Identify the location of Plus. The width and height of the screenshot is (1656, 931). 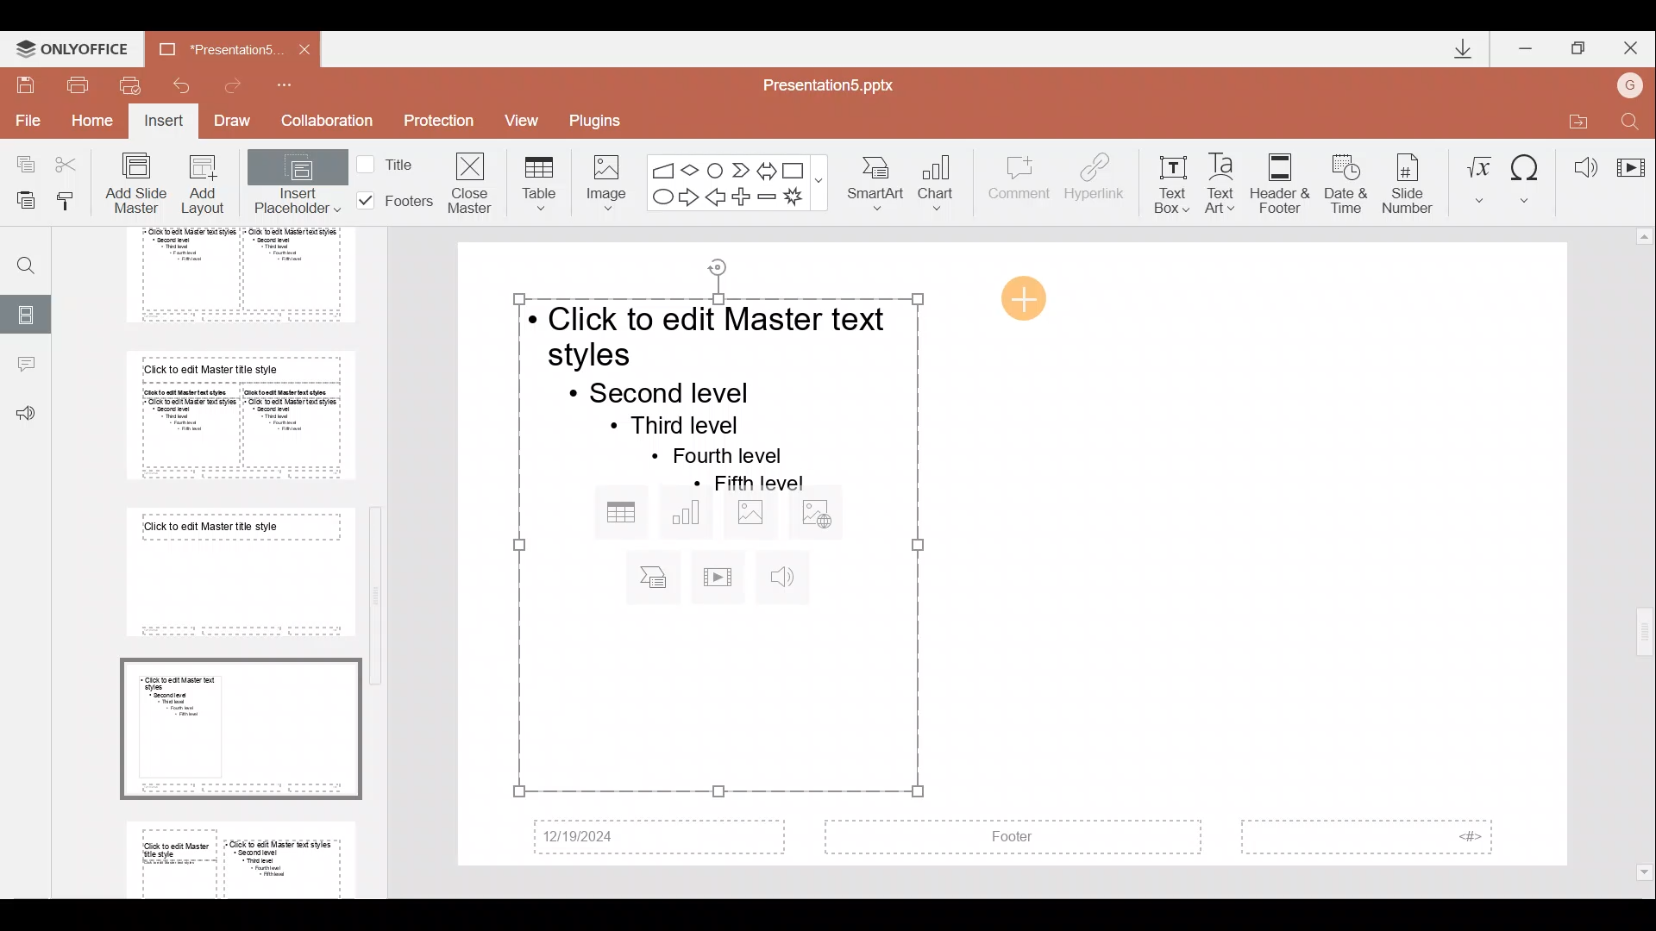
(744, 195).